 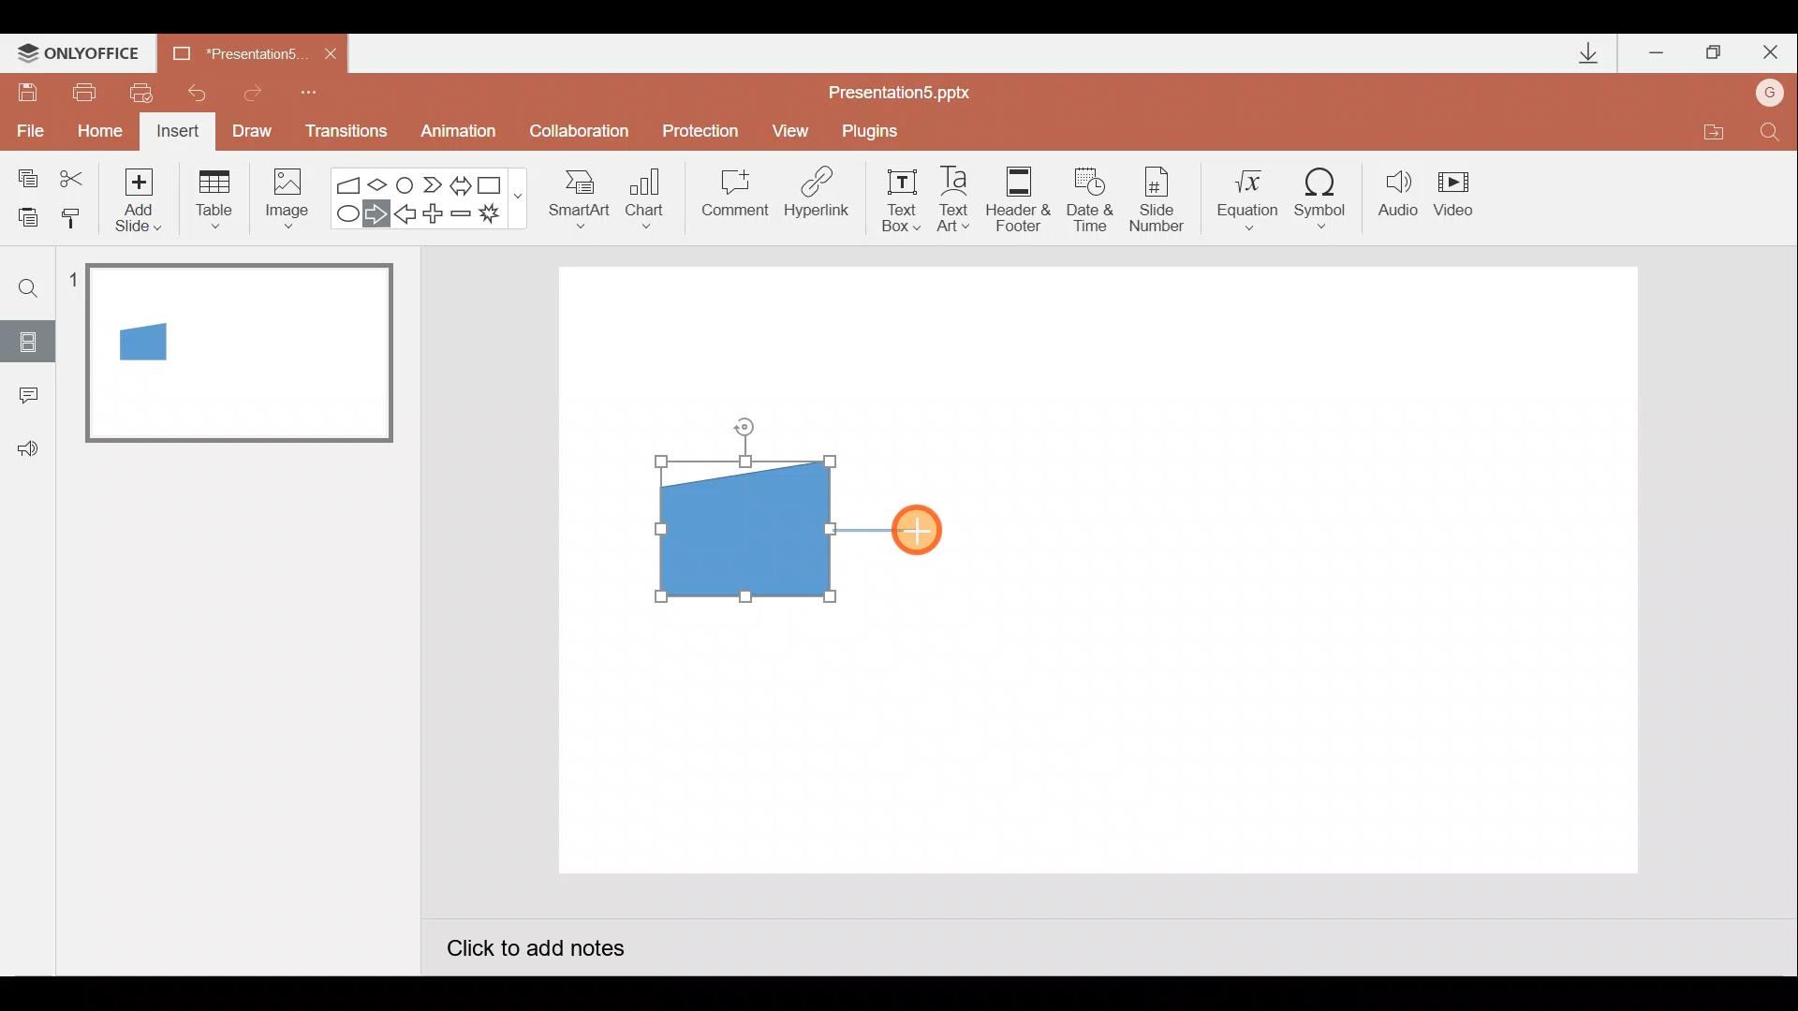 What do you see at coordinates (243, 542) in the screenshot?
I see `Slide pane` at bounding box center [243, 542].